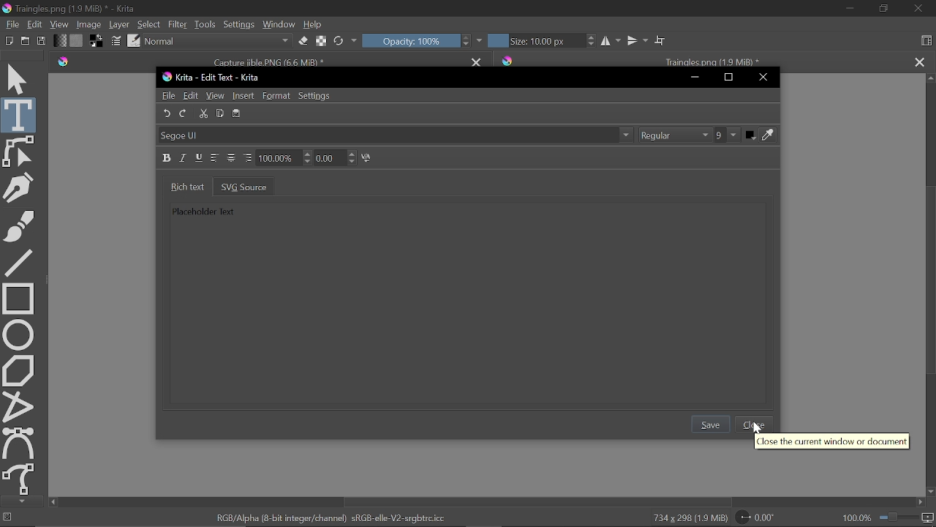 This screenshot has width=936, height=527. I want to click on Bezier curve tool, so click(20, 443).